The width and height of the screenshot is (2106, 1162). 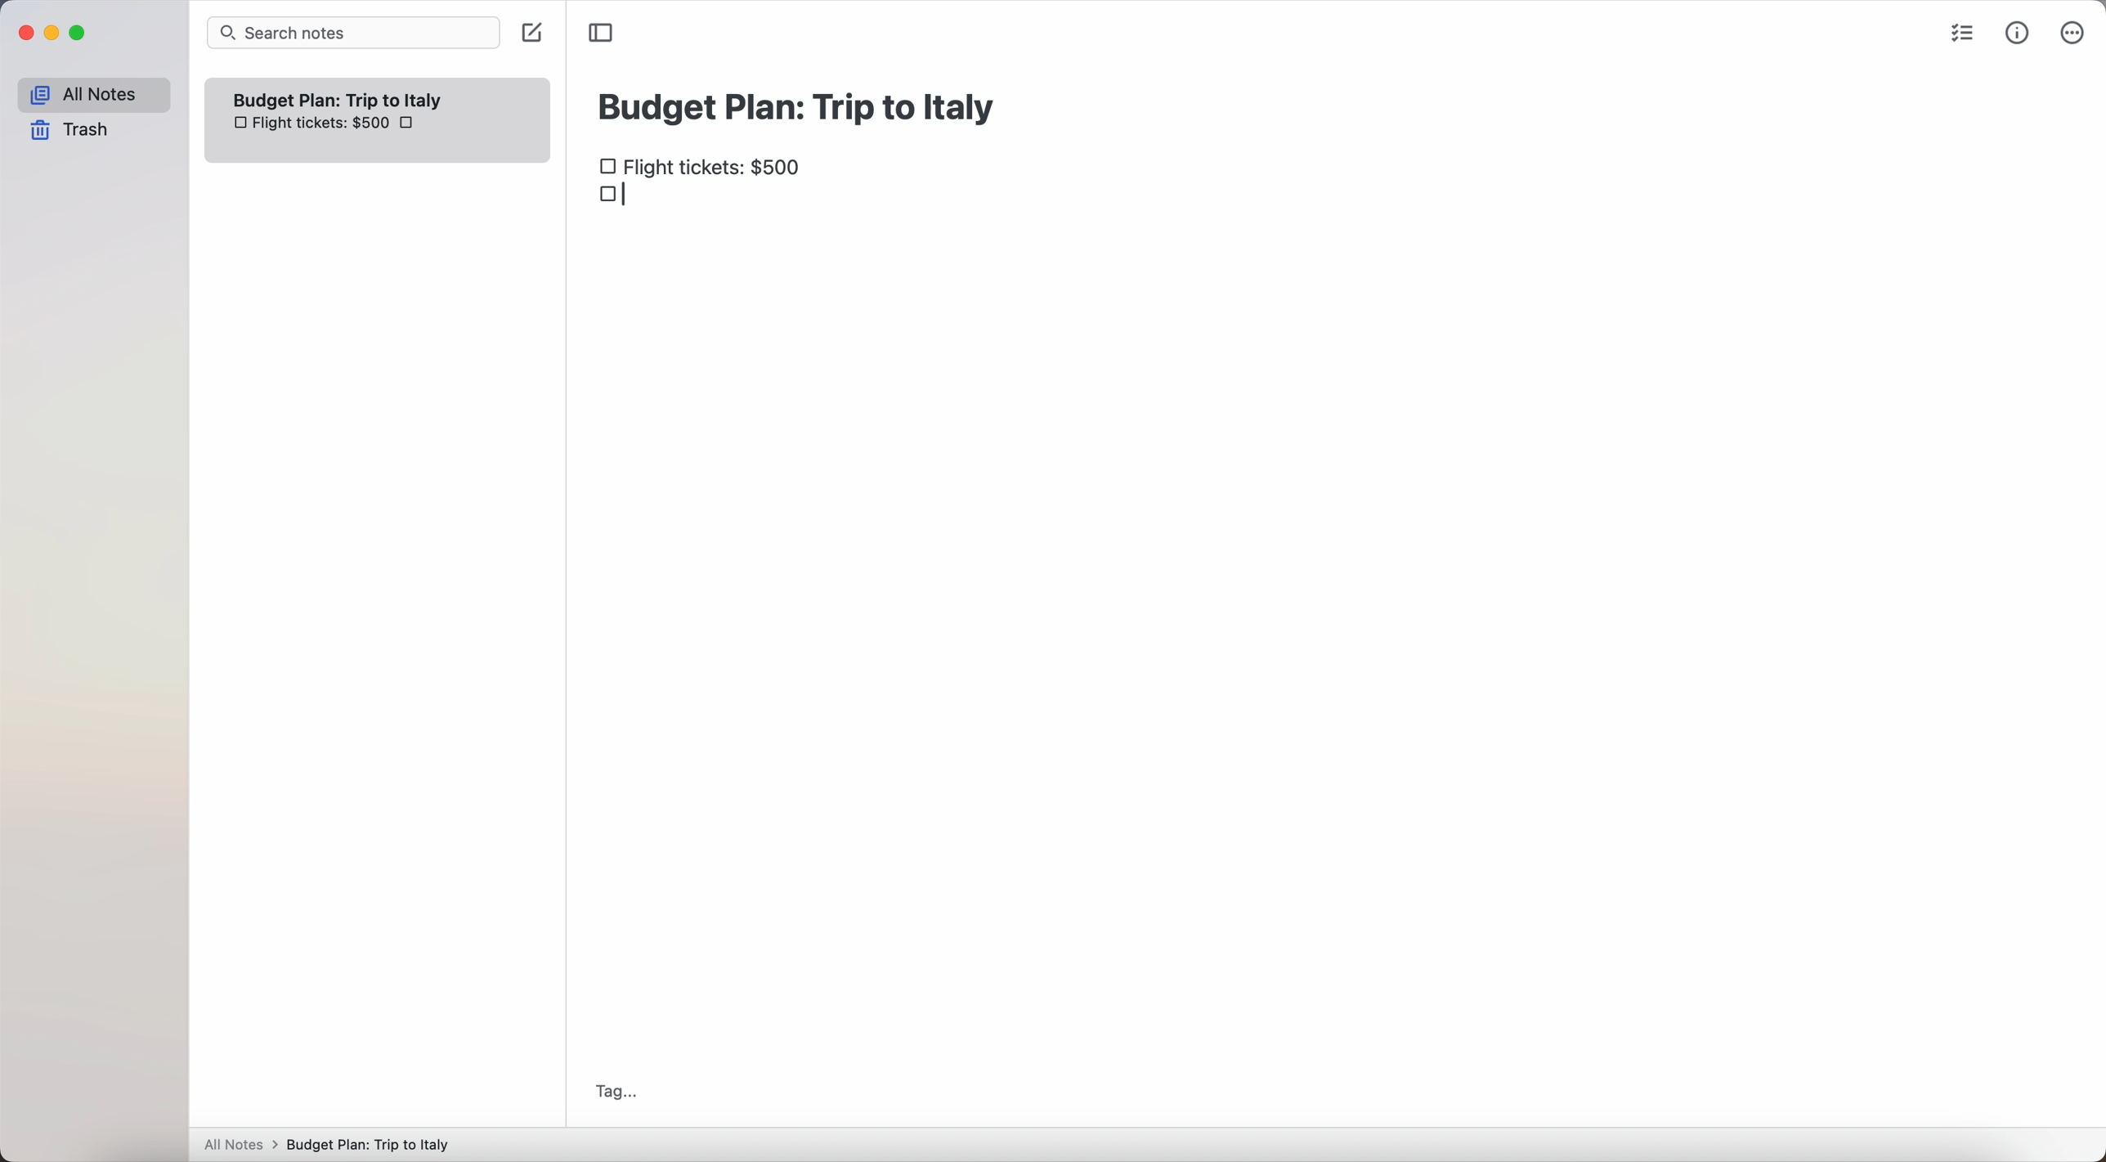 What do you see at coordinates (2073, 33) in the screenshot?
I see `more options` at bounding box center [2073, 33].